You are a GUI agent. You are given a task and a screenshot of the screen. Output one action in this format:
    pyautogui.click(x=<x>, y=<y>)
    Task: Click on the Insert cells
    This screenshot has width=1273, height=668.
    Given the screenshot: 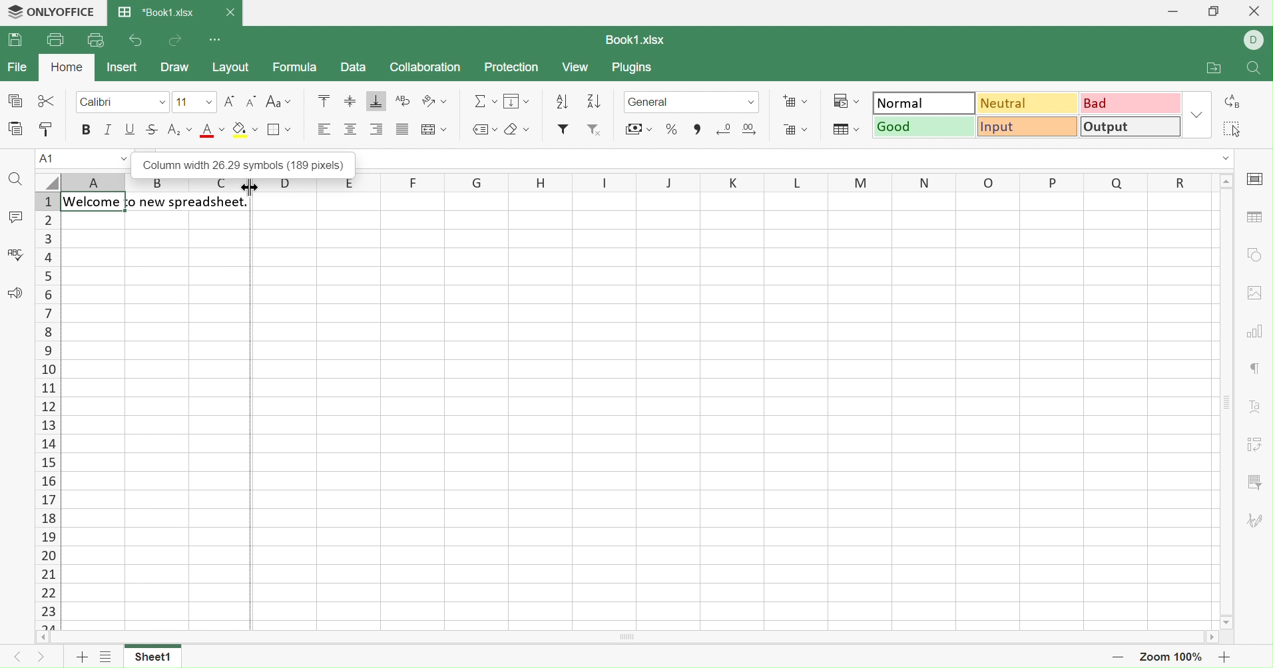 What is the action you would take?
    pyautogui.click(x=794, y=101)
    